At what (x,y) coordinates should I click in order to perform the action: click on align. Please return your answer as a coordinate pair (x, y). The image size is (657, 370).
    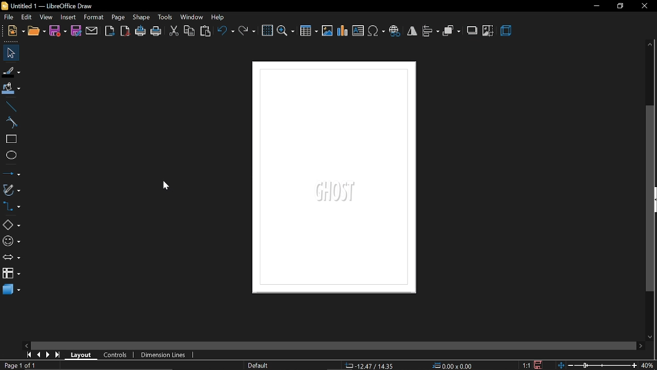
    Looking at the image, I should click on (430, 32).